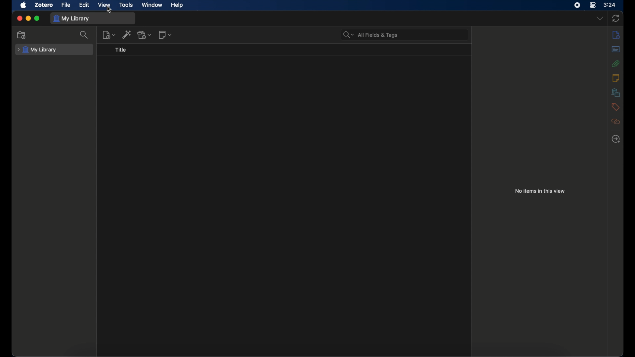 This screenshot has height=357, width=635. Describe the element at coordinates (616, 35) in the screenshot. I see `` at that location.